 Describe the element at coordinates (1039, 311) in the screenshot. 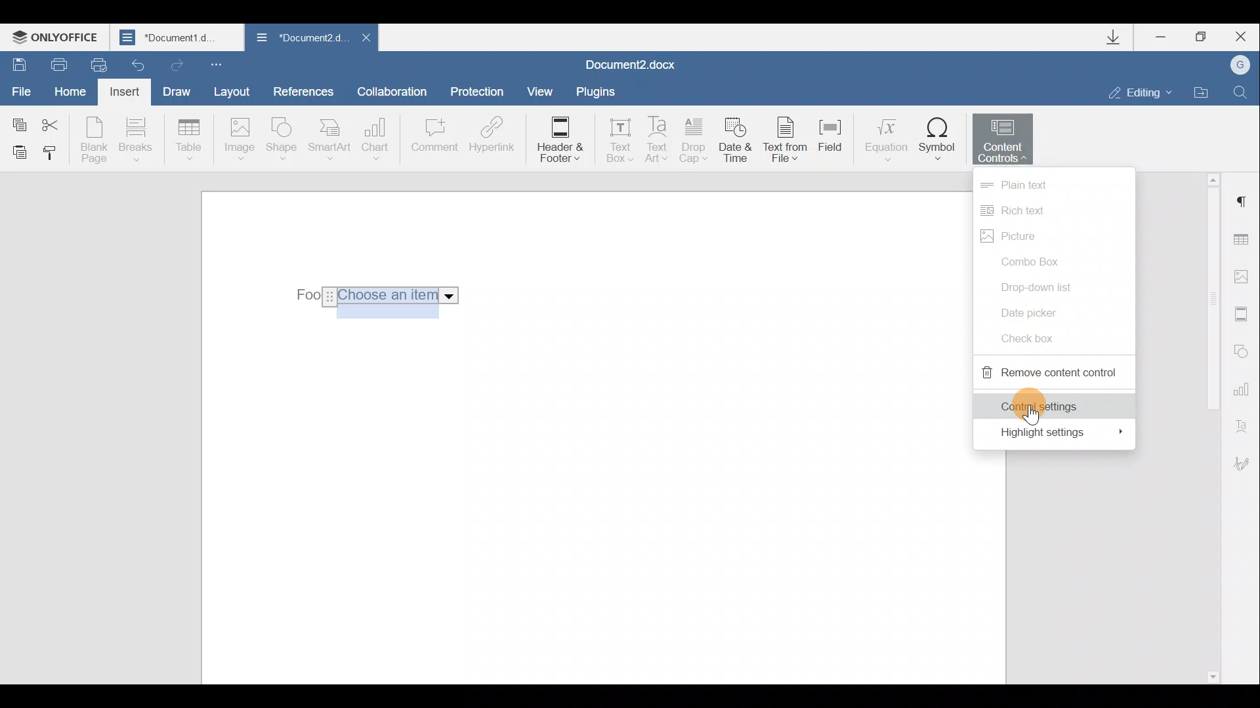

I see `Date picker` at that location.